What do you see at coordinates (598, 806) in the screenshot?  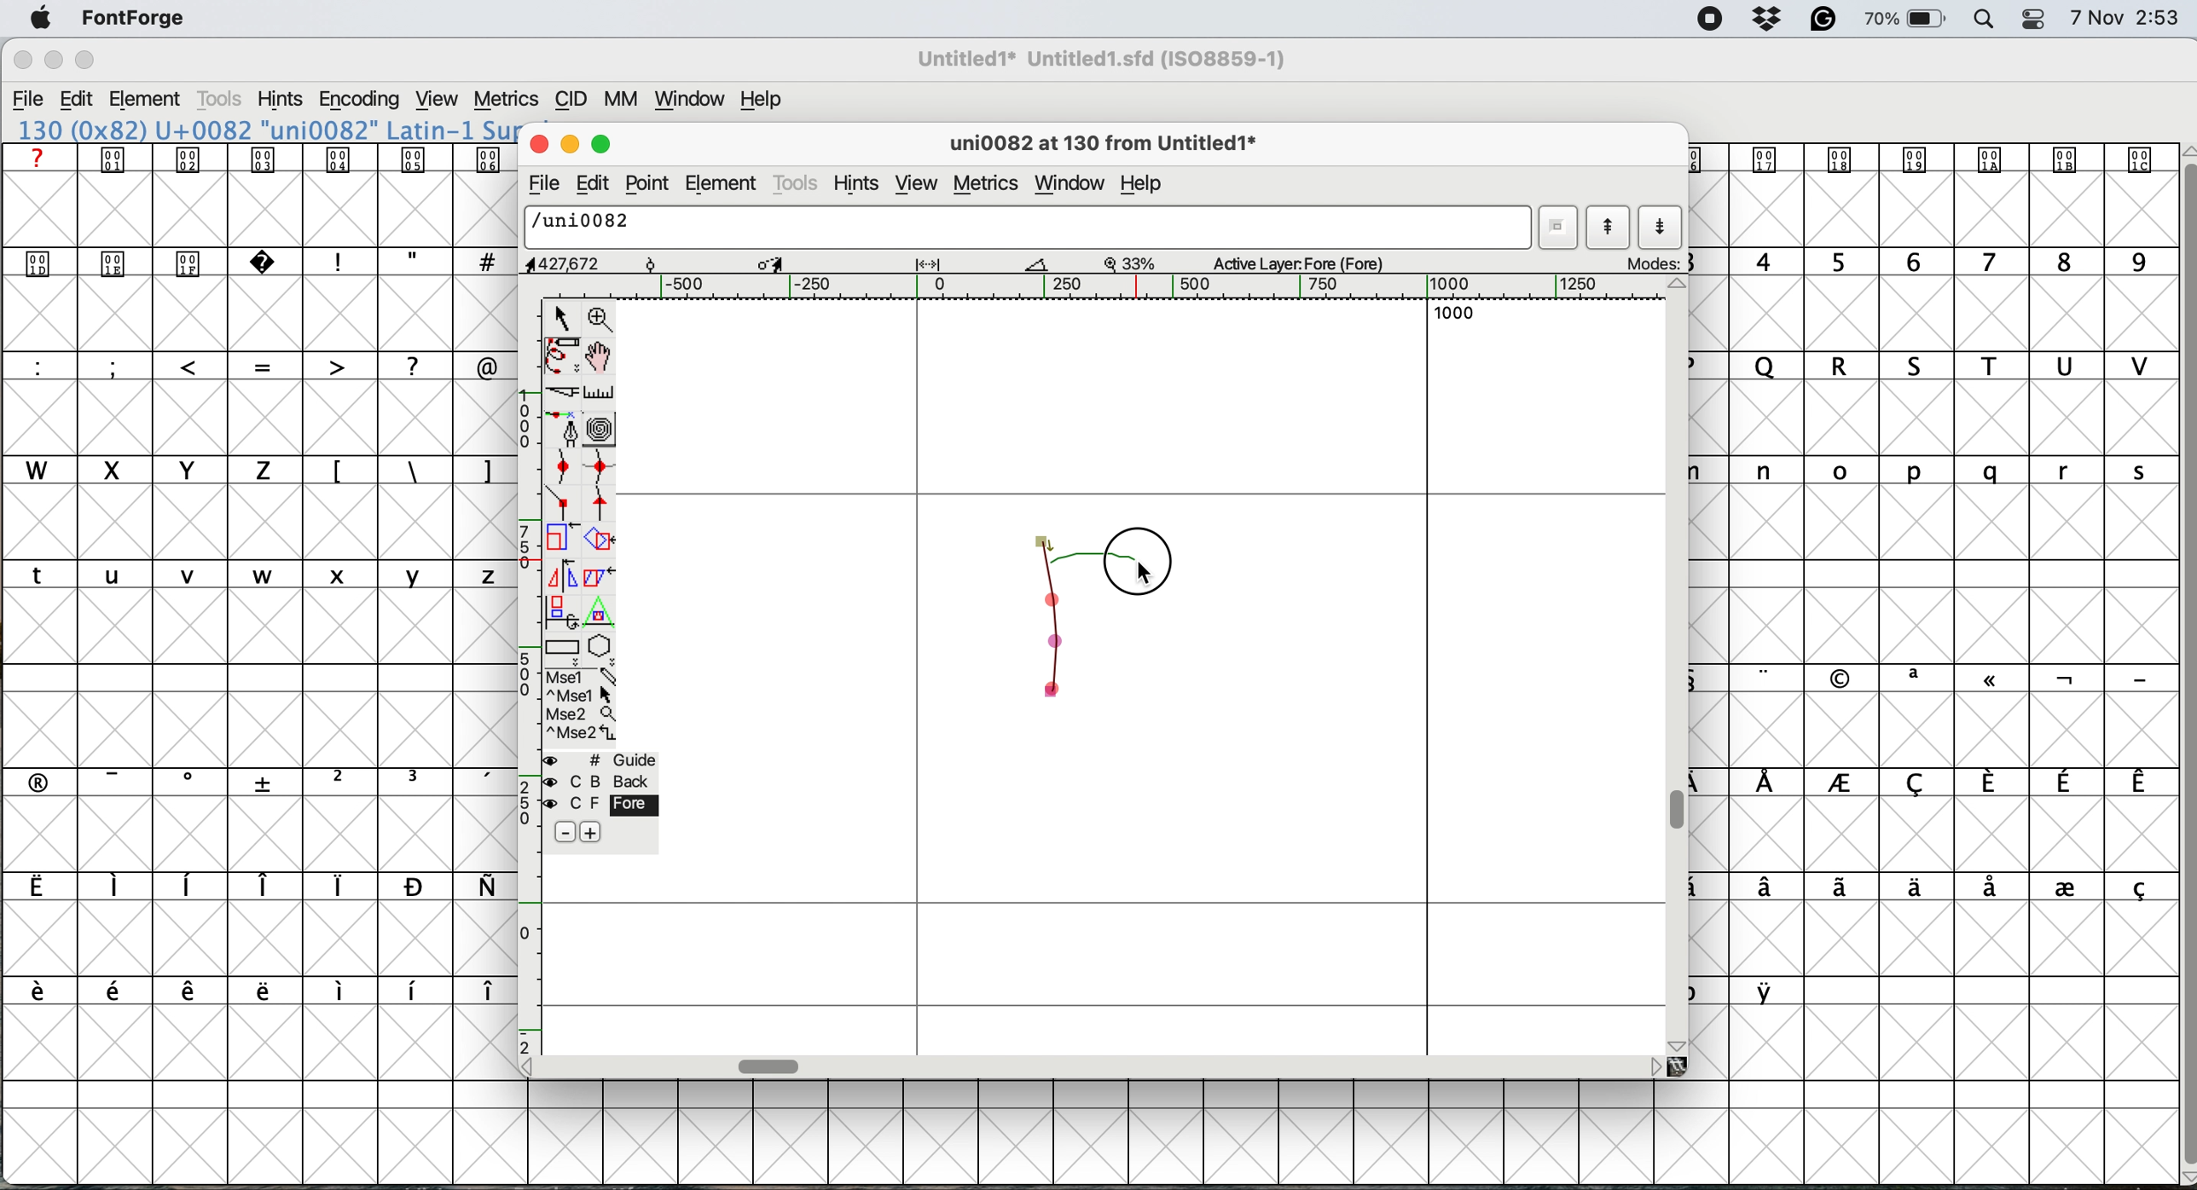 I see `fore` at bounding box center [598, 806].